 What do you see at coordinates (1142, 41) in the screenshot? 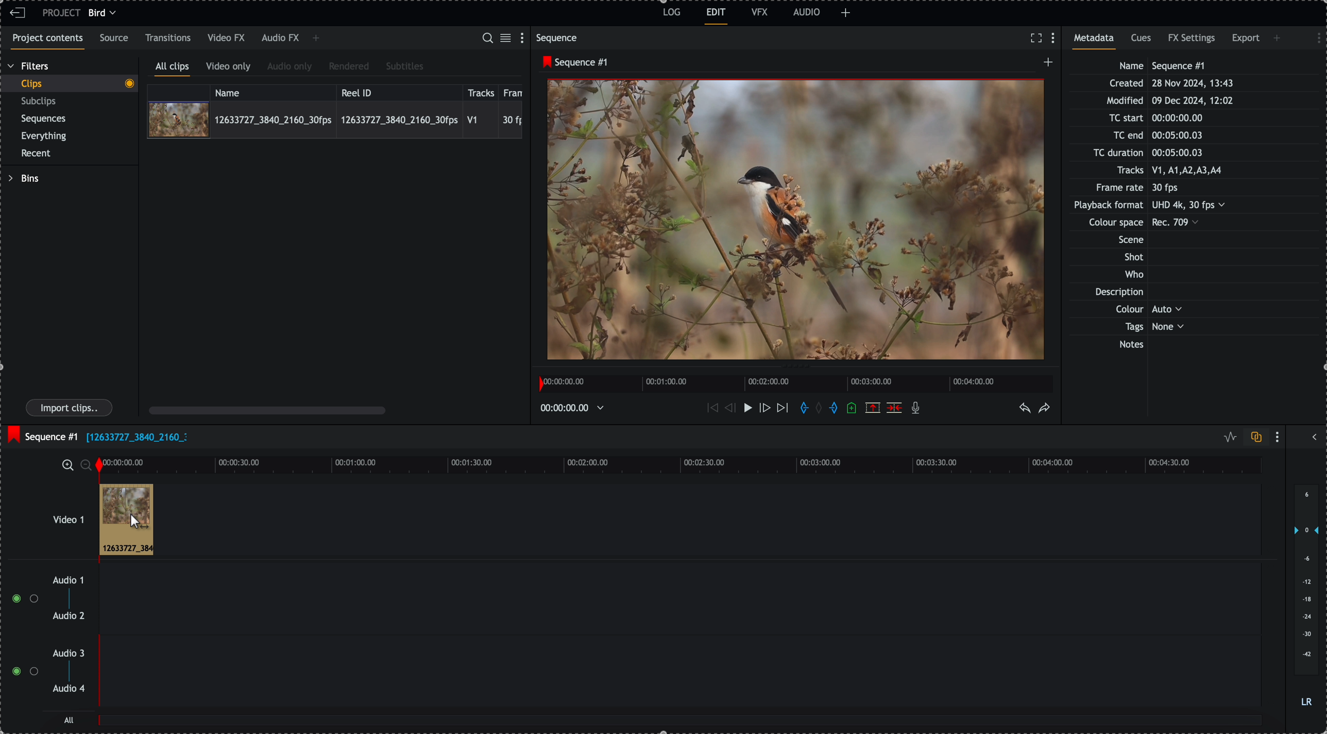
I see `cues` at bounding box center [1142, 41].